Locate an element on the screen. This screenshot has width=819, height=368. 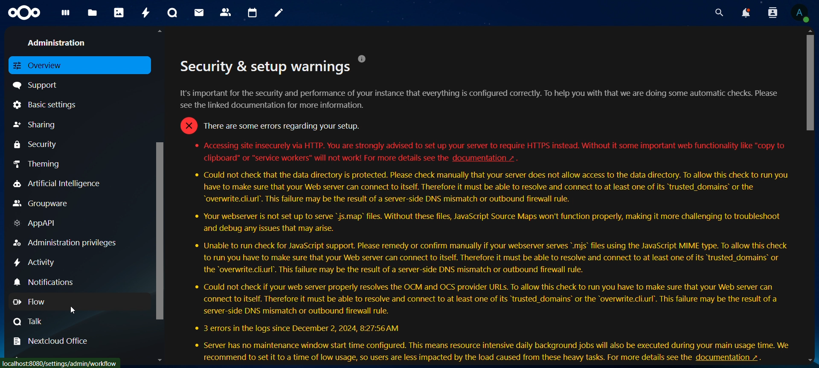
search contacts is located at coordinates (775, 13).